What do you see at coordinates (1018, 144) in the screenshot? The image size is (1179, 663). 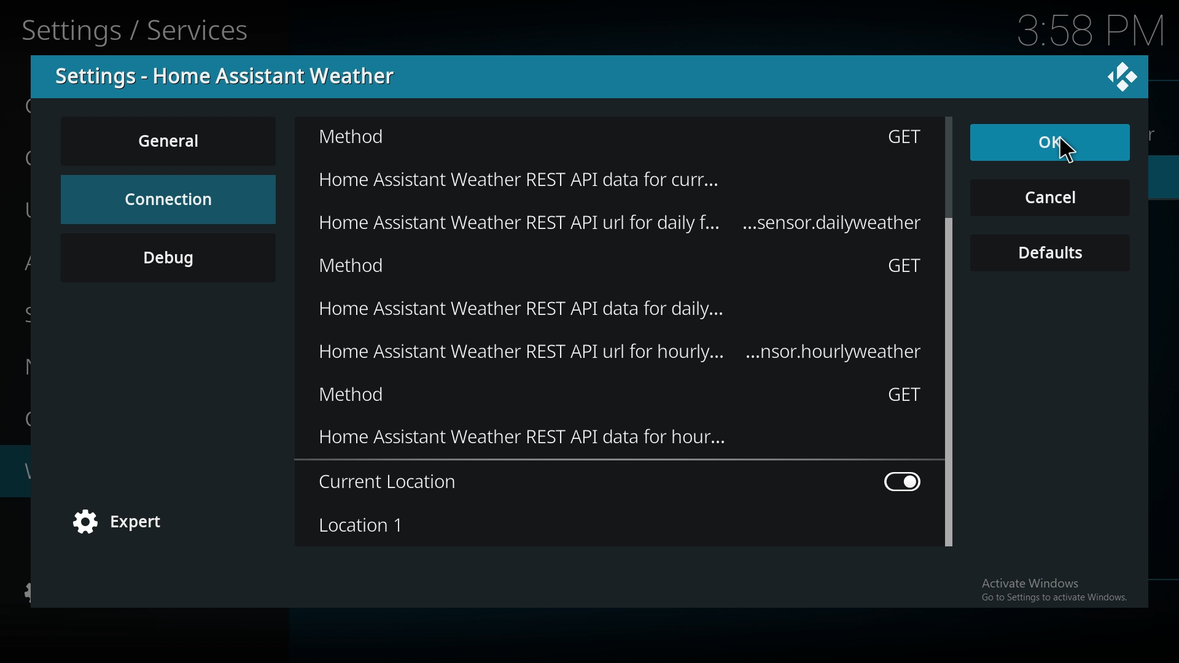 I see `ok` at bounding box center [1018, 144].